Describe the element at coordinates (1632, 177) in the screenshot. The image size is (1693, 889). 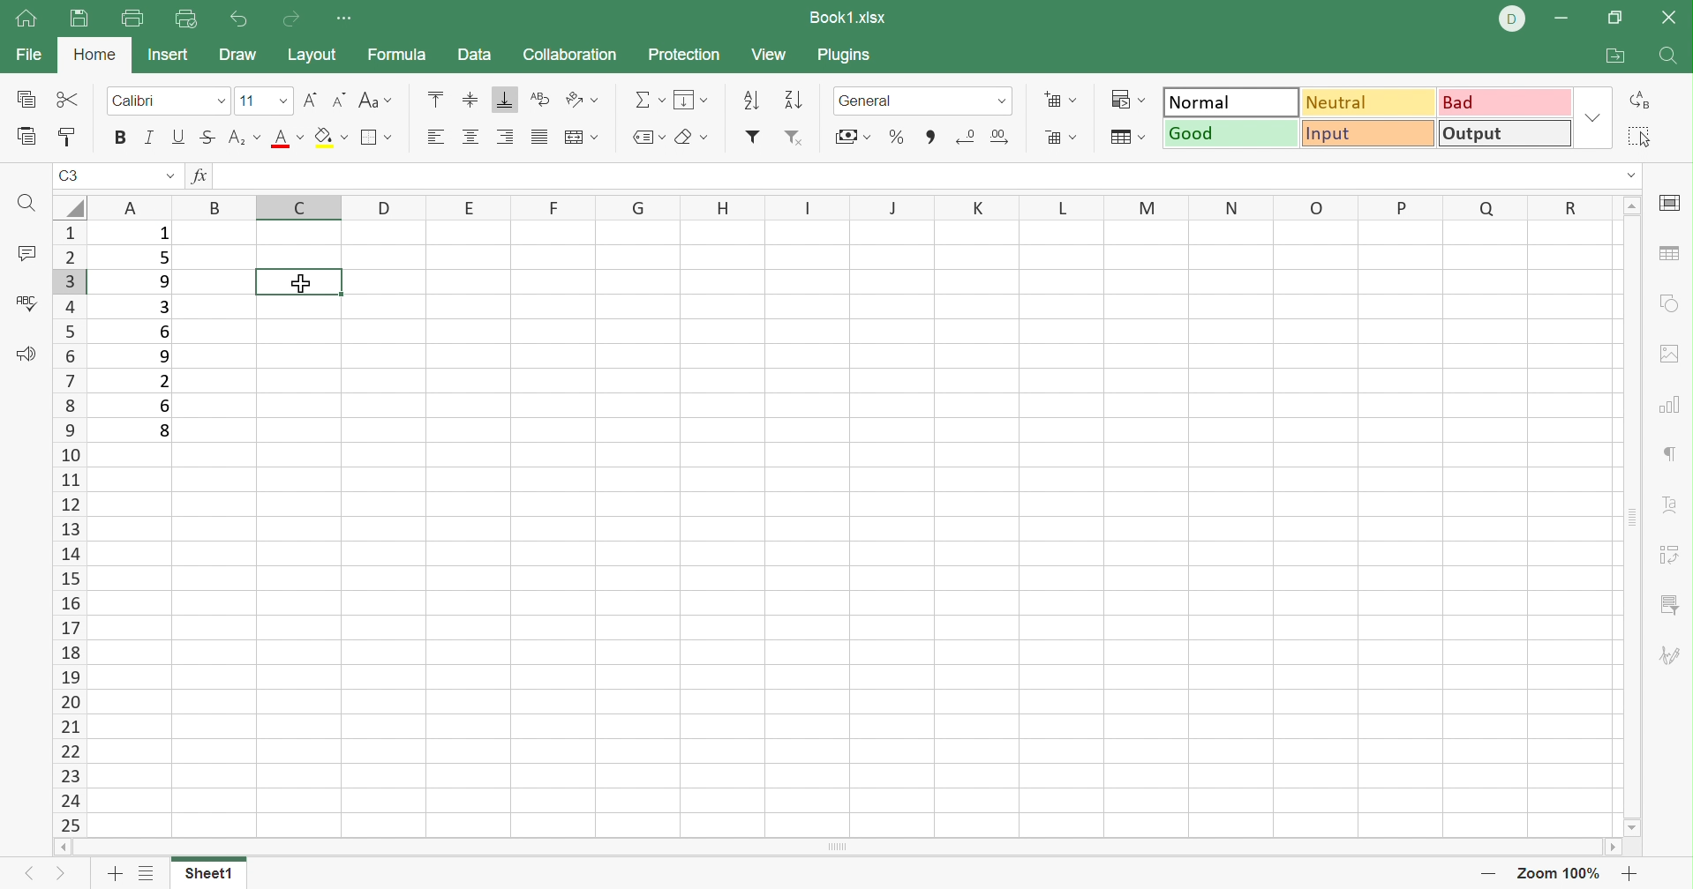
I see `Drop Down` at that location.